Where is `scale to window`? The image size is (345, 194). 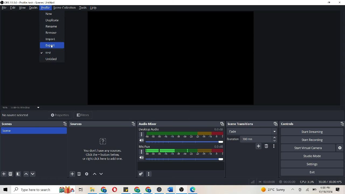 scale to window is located at coordinates (25, 108).